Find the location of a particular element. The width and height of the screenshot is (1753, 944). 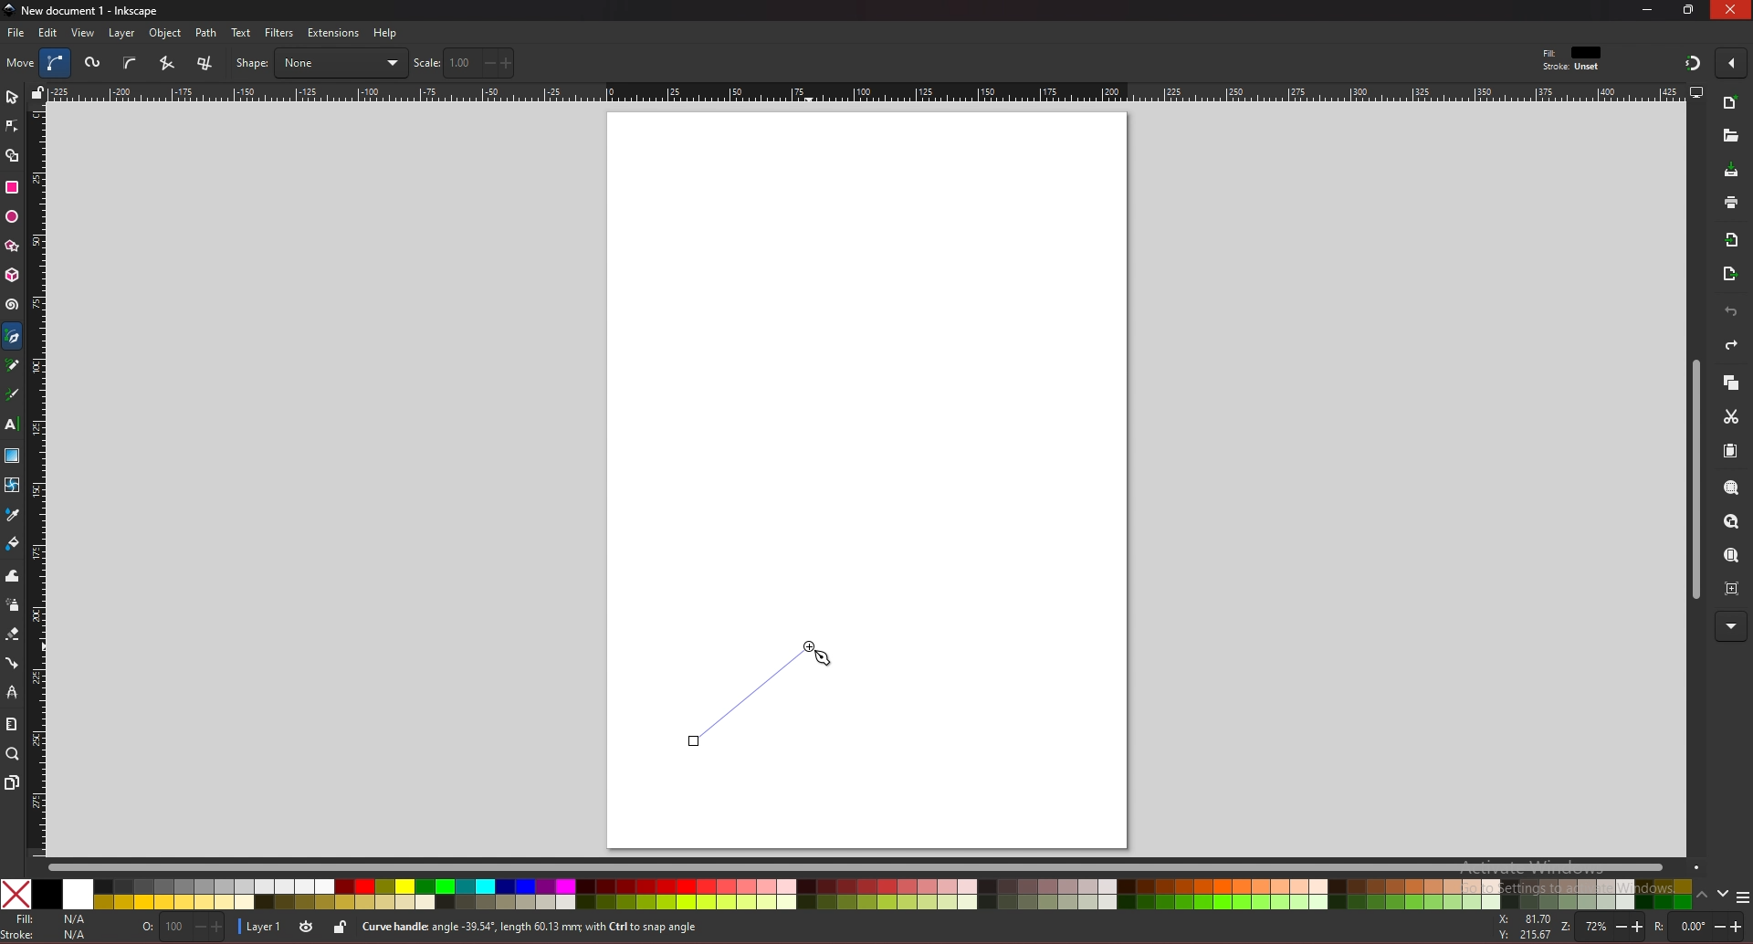

gradient is located at coordinates (13, 456).